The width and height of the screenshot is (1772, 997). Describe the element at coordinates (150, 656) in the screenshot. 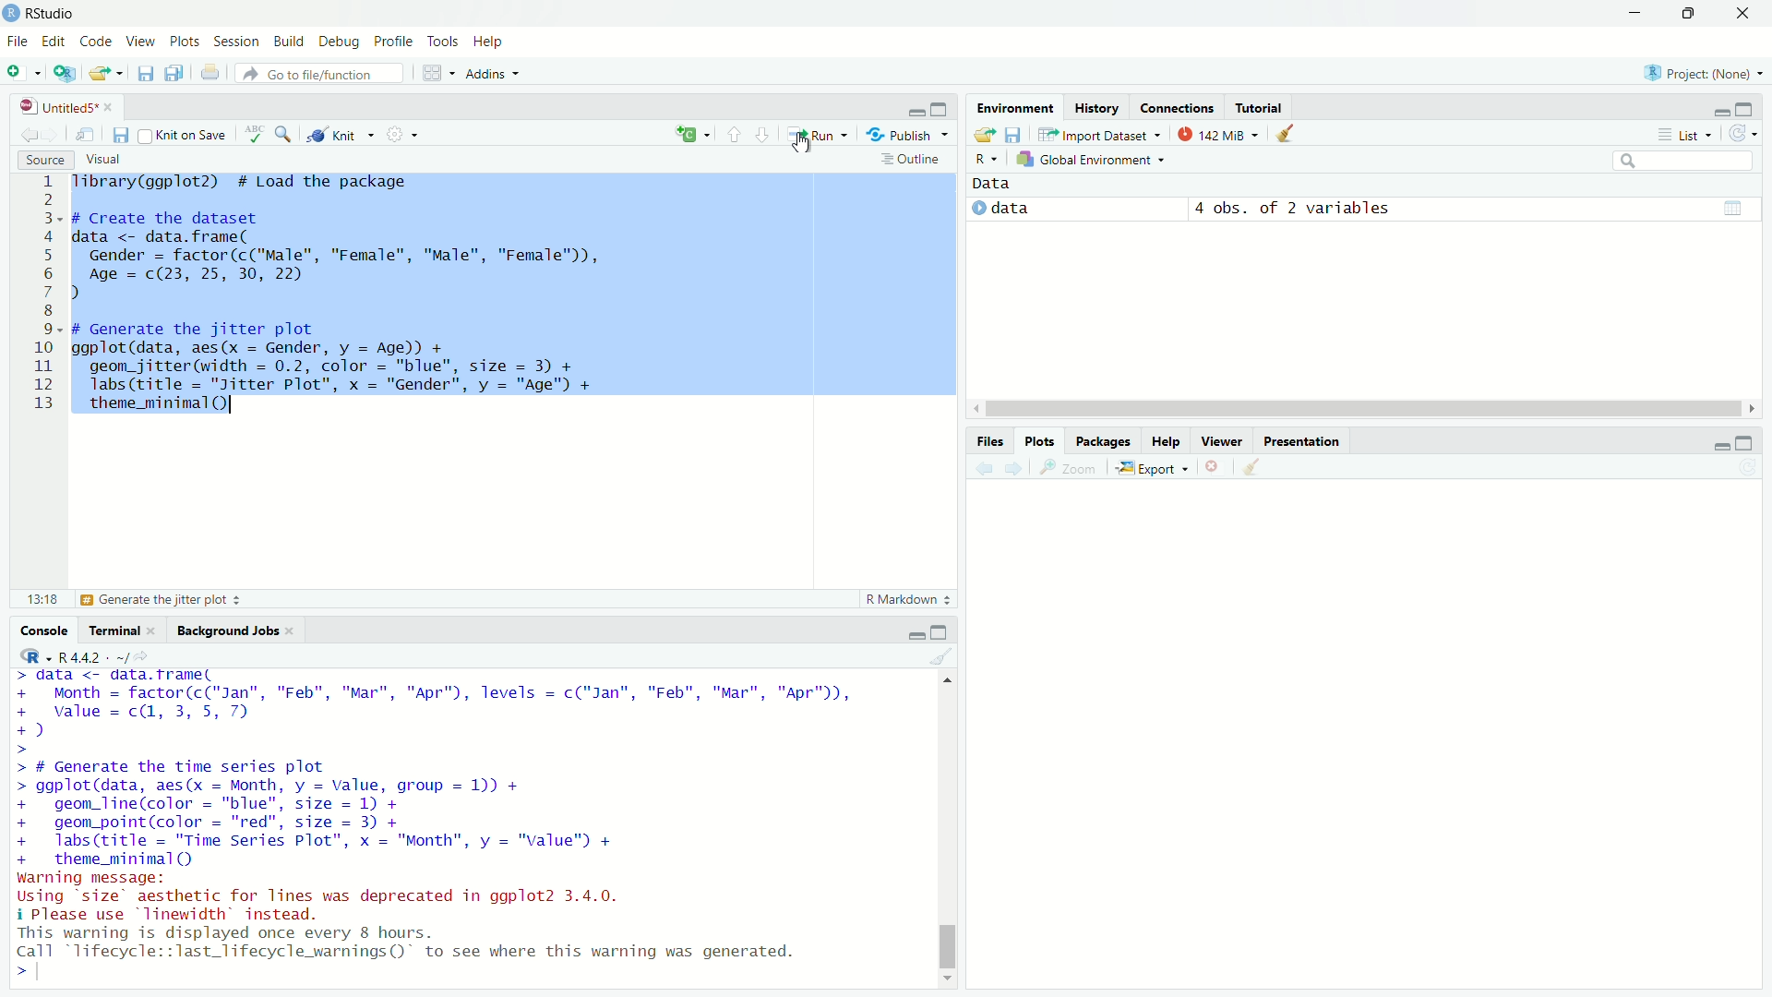

I see `view the current working directory` at that location.